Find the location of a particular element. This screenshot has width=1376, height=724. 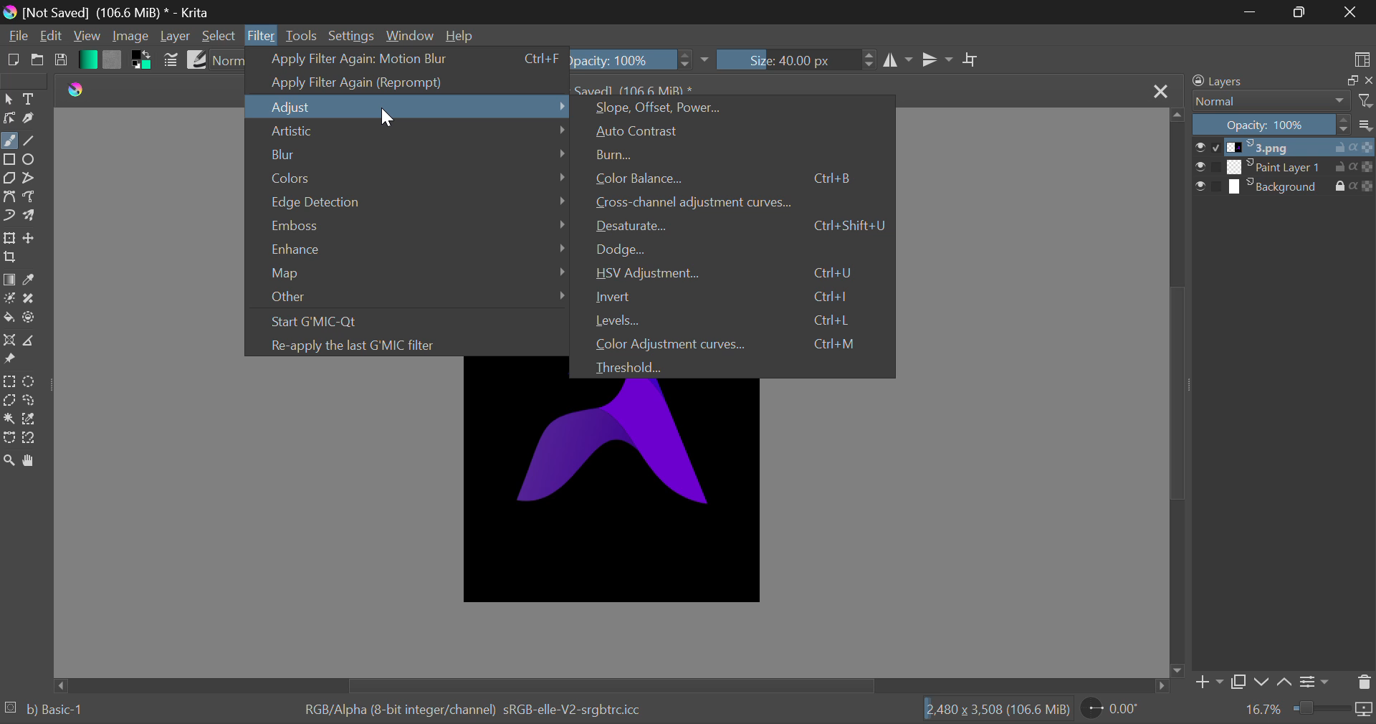

Colorize Mask Tool is located at coordinates (10, 300).